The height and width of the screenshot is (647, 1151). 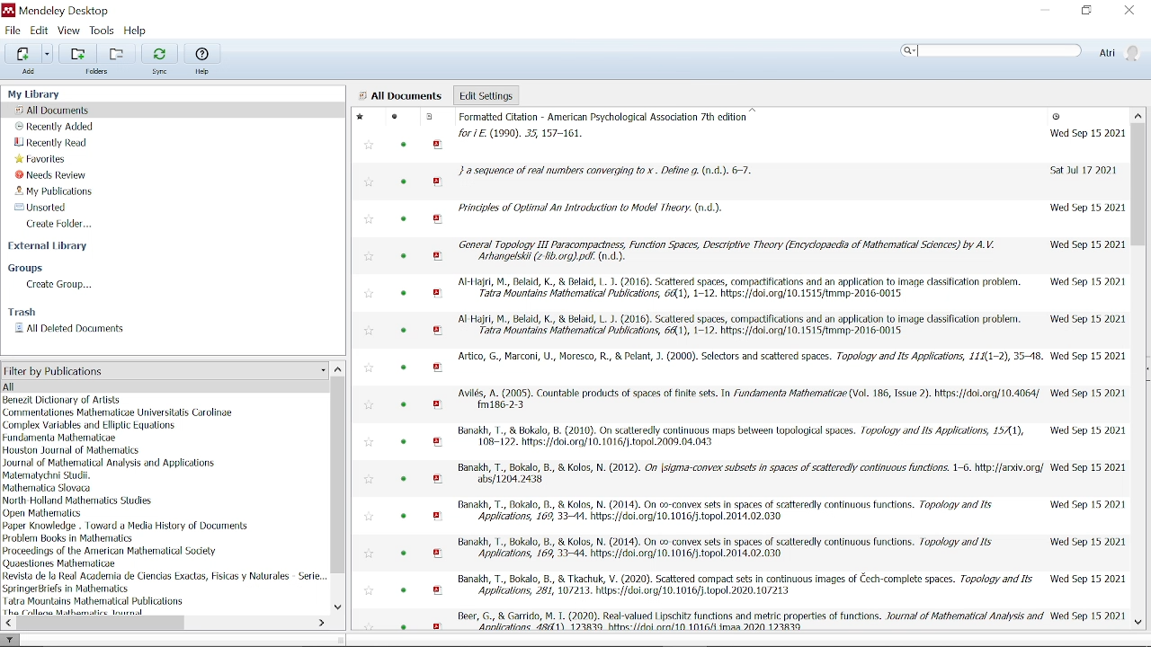 I want to click on Move down in filter by publication, so click(x=338, y=608).